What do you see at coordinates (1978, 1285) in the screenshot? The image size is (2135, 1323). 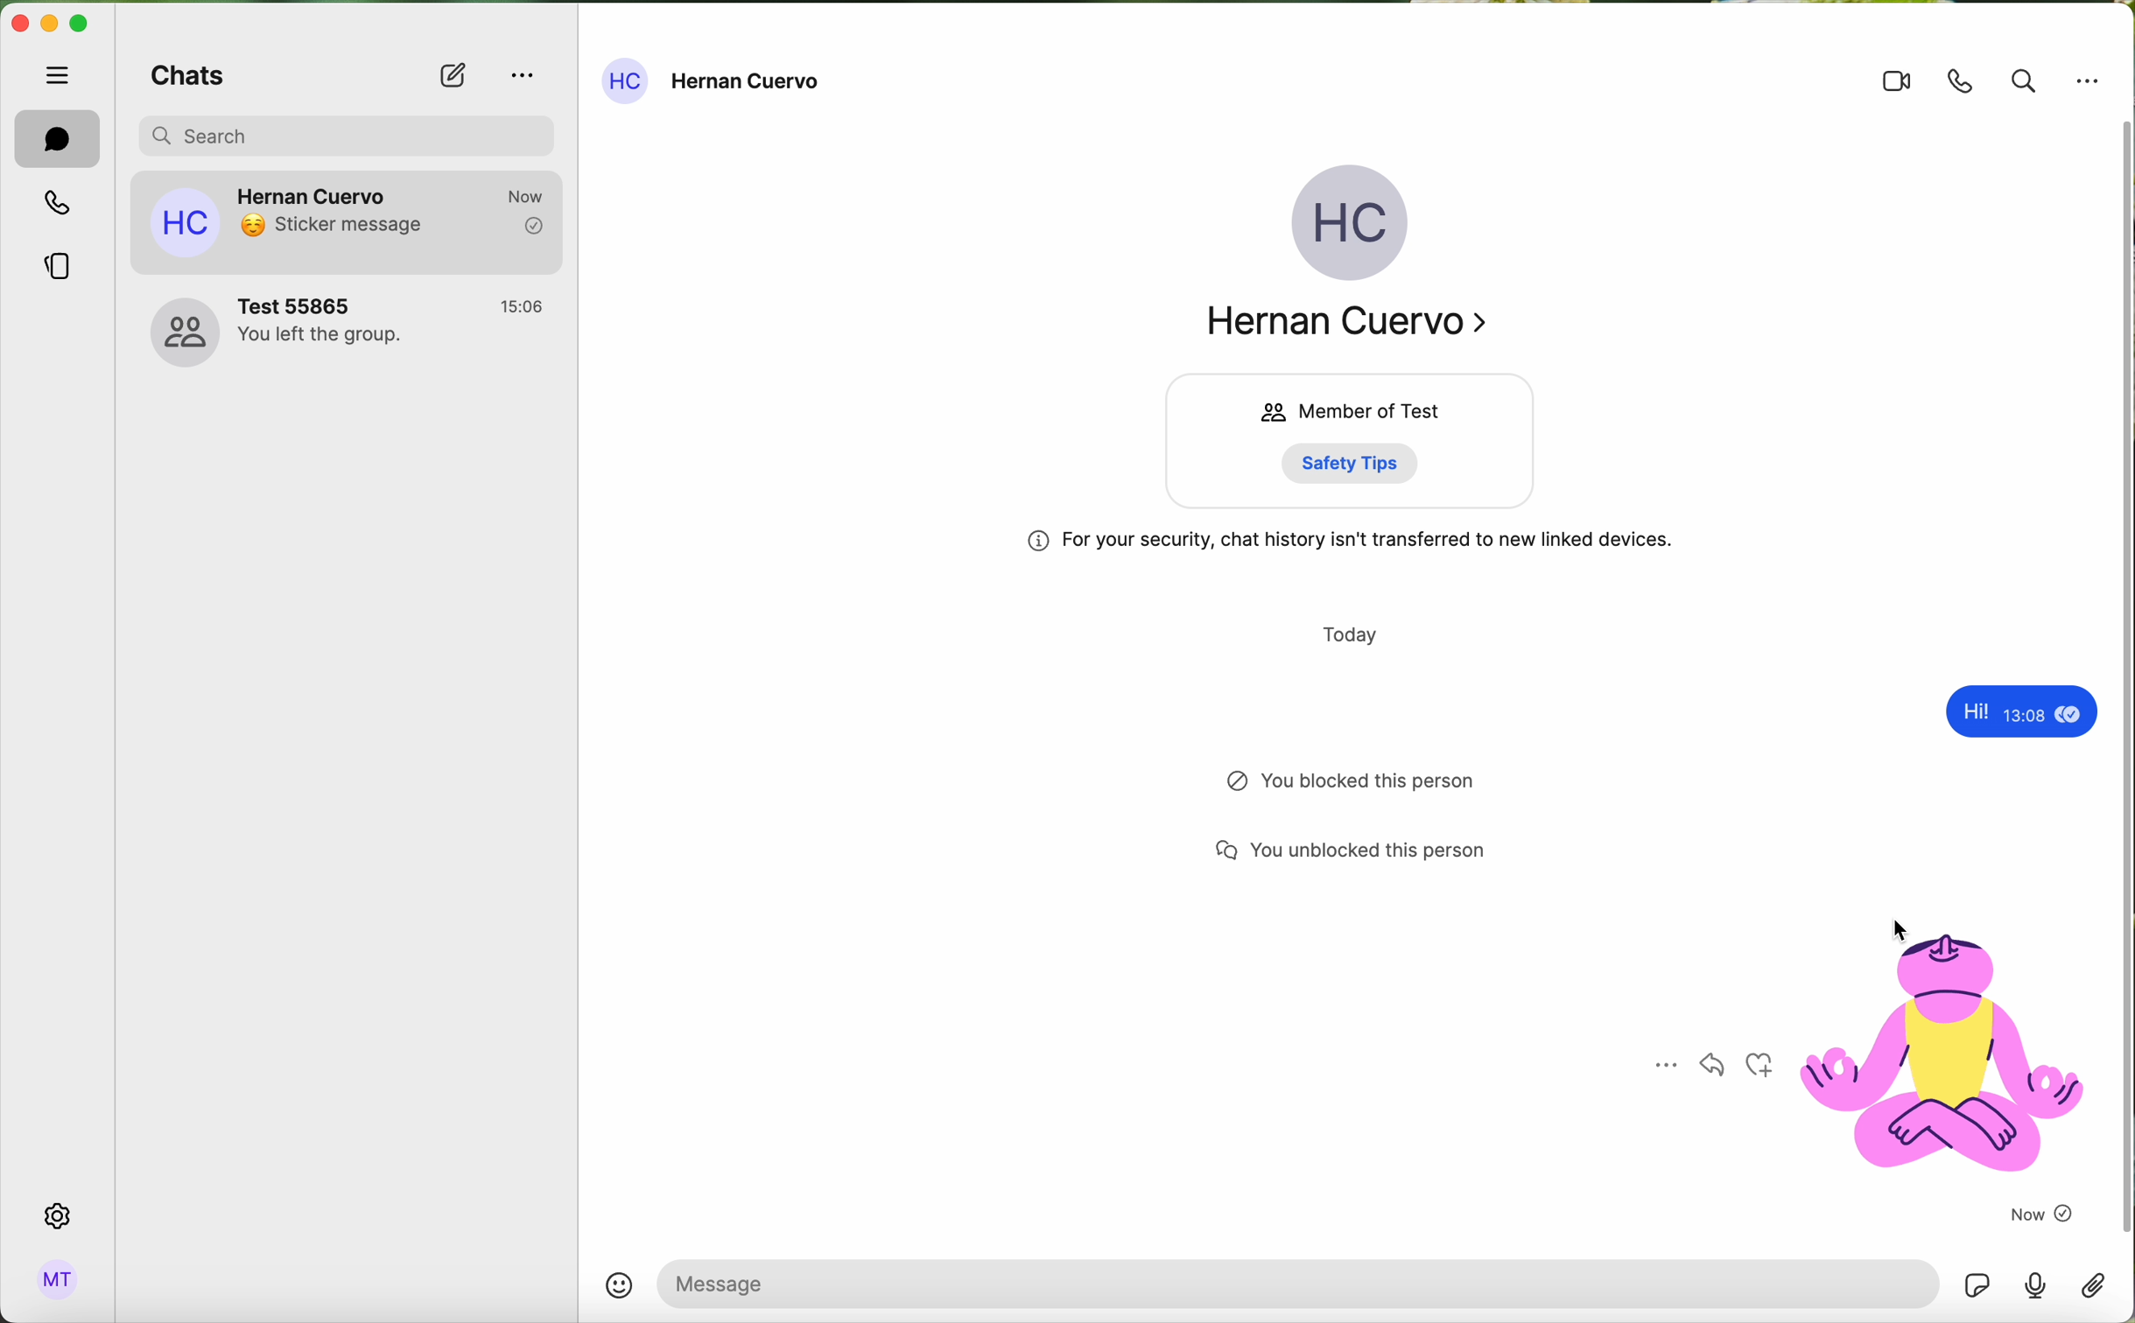 I see `gif and sticker option` at bounding box center [1978, 1285].